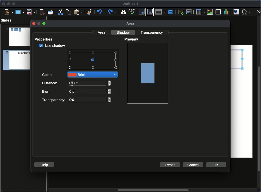 Image resolution: width=261 pixels, height=192 pixels. What do you see at coordinates (44, 164) in the screenshot?
I see `Help` at bounding box center [44, 164].